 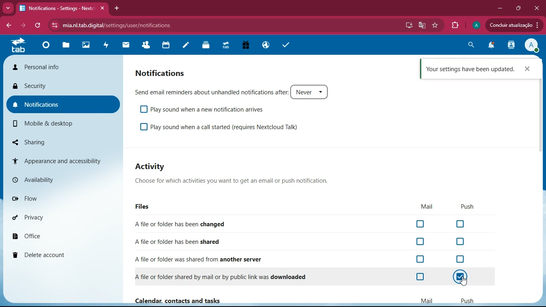 What do you see at coordinates (22, 26) in the screenshot?
I see `forward` at bounding box center [22, 26].